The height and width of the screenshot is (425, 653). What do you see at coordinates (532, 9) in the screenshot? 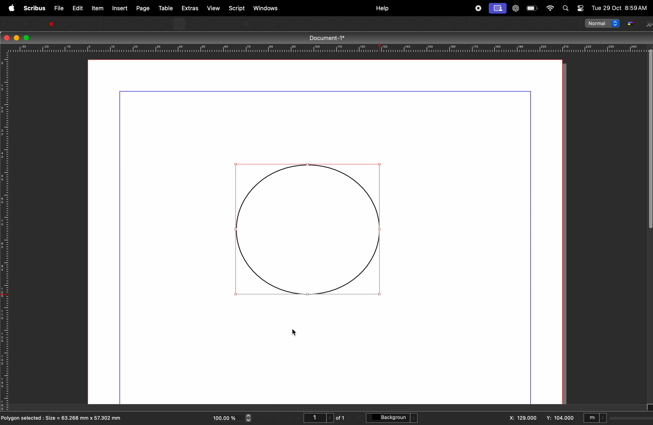
I see `battery` at bounding box center [532, 9].